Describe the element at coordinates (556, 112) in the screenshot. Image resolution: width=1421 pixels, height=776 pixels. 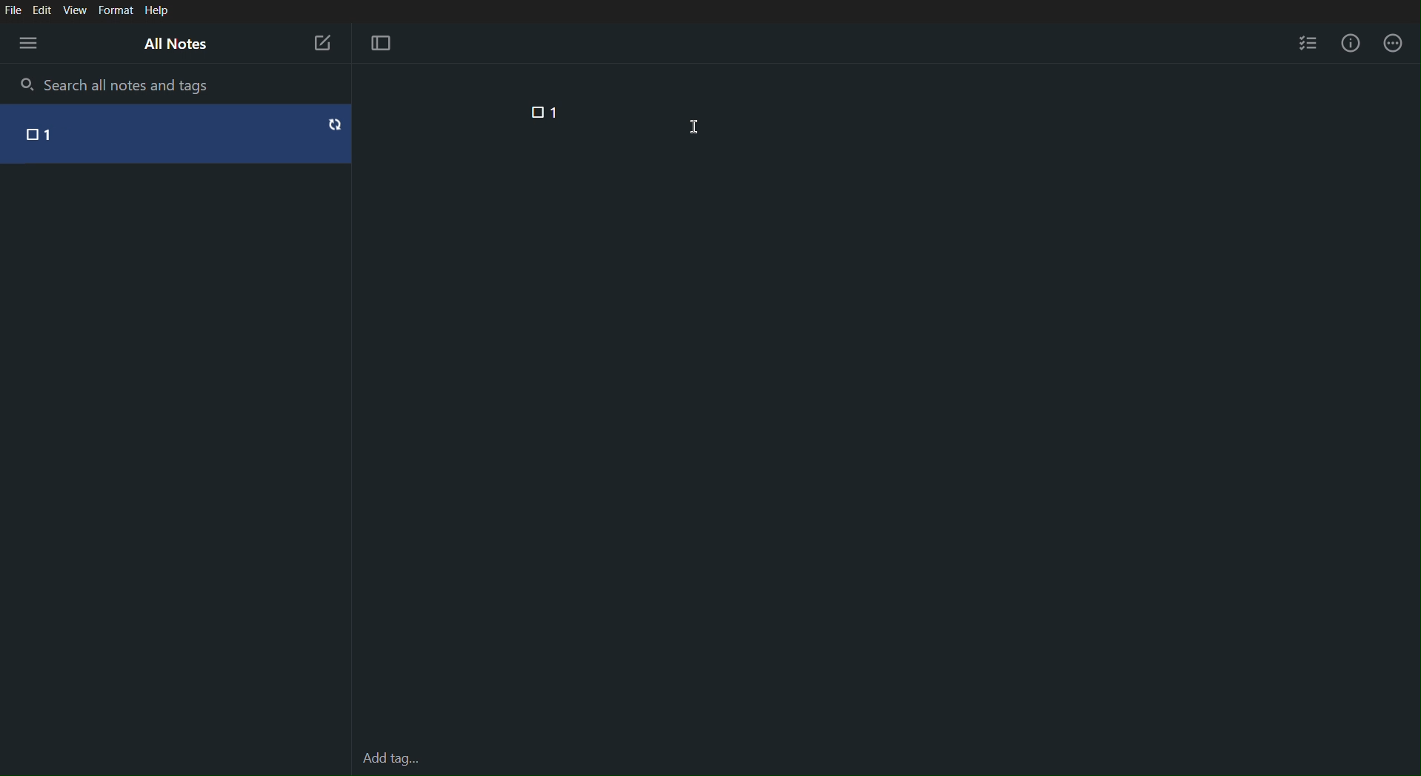
I see `1` at that location.